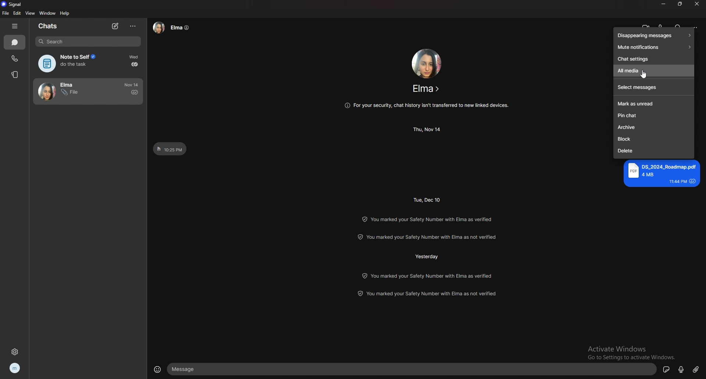 This screenshot has height=379, width=706. Describe the element at coordinates (15, 351) in the screenshot. I see `settings` at that location.